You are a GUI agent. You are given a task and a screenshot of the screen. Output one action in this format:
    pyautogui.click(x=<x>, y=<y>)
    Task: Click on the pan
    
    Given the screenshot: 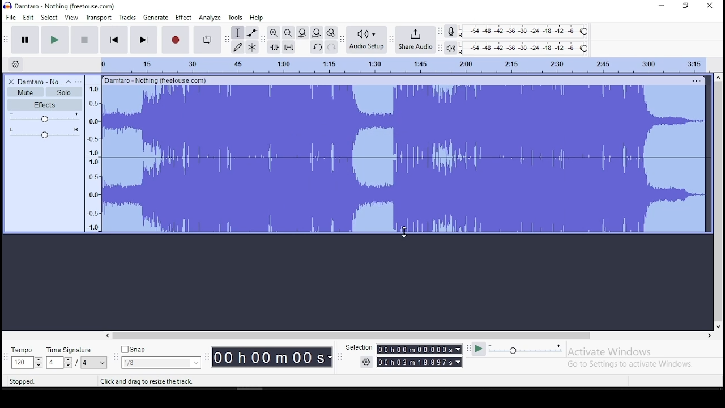 What is the action you would take?
    pyautogui.click(x=44, y=132)
    